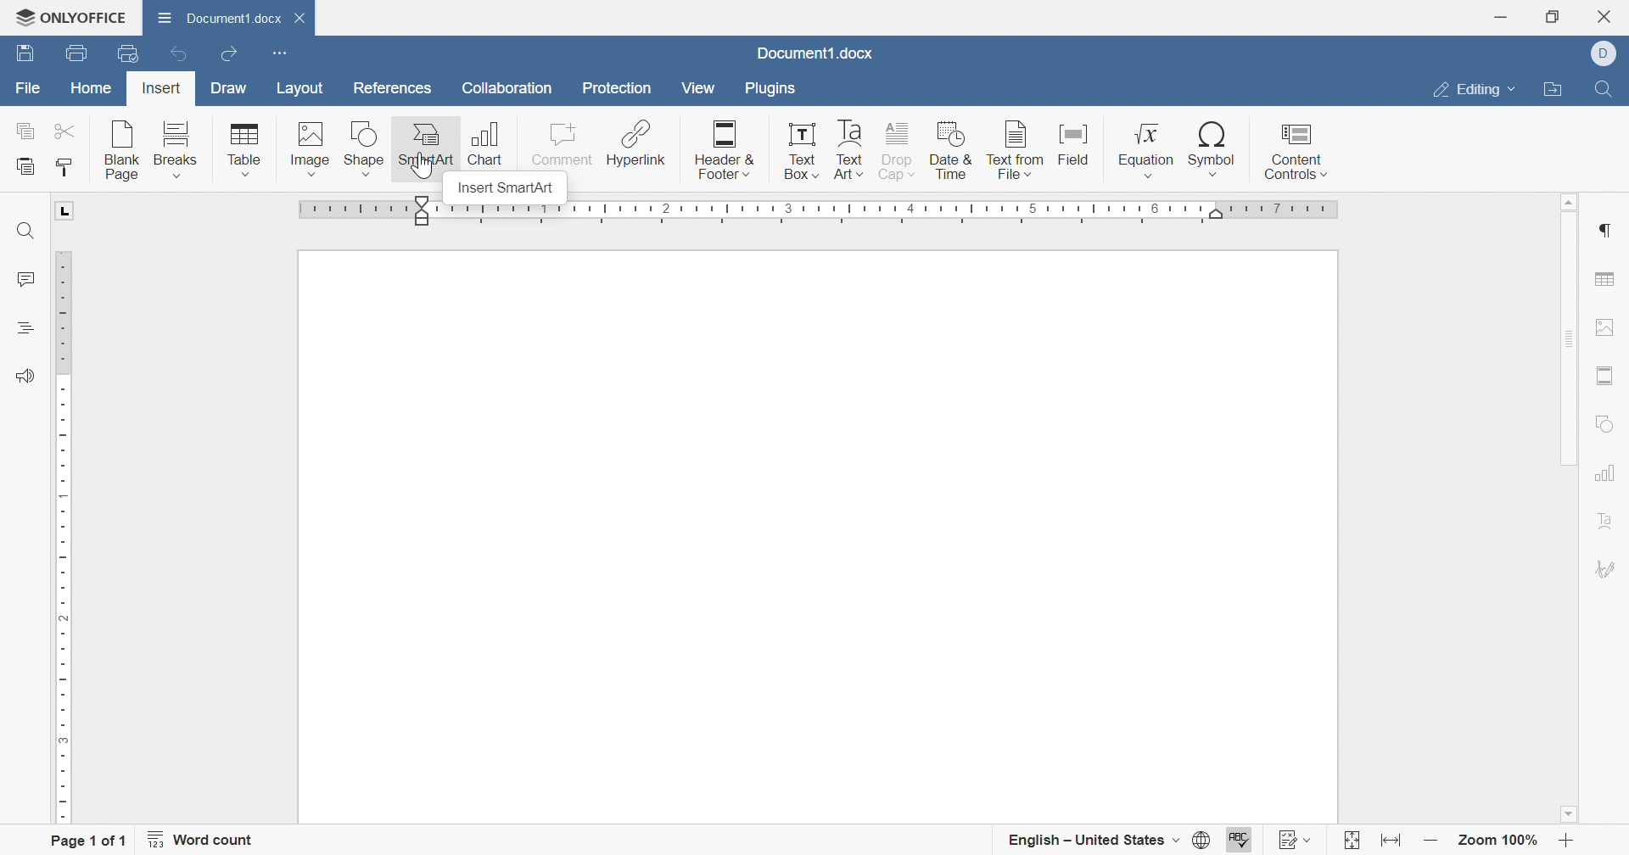 This screenshot has height=855, width=1629. Describe the element at coordinates (72, 53) in the screenshot. I see `Print file` at that location.